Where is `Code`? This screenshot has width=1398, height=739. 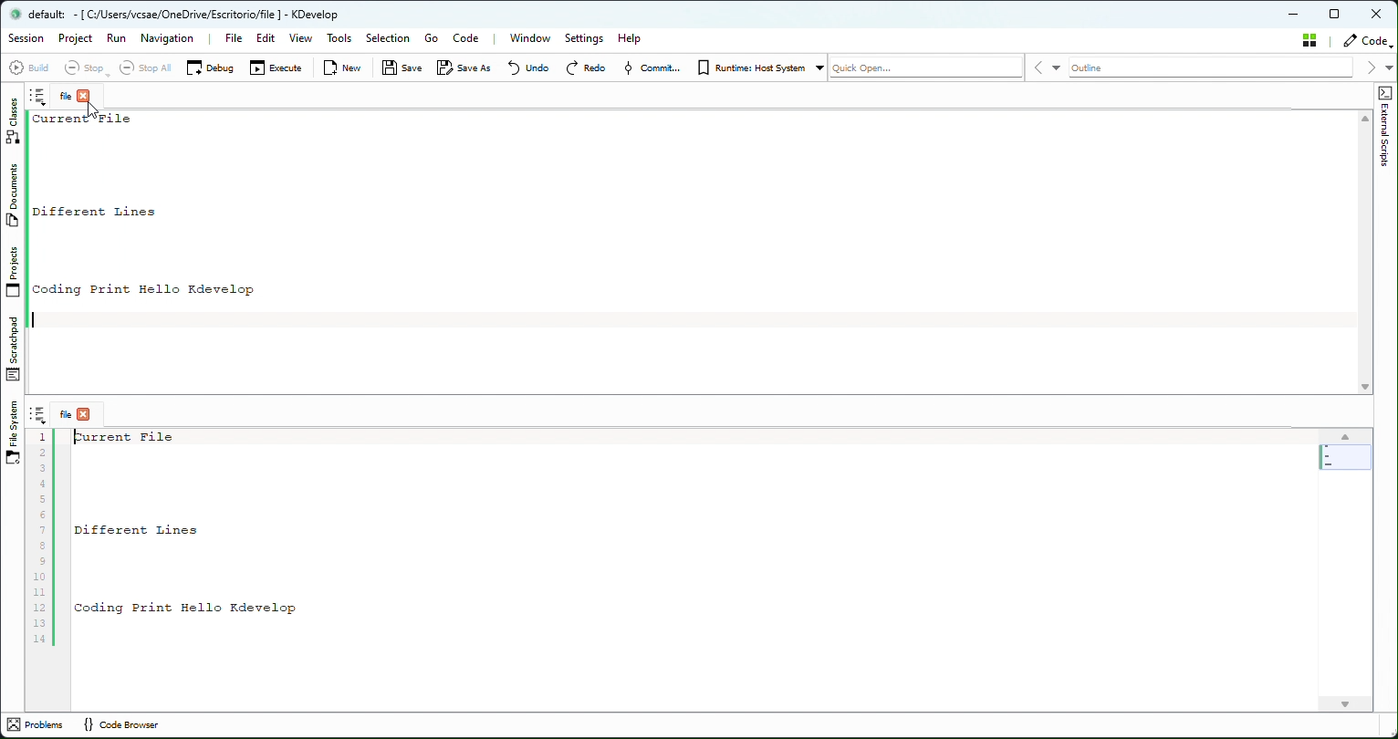
Code is located at coordinates (467, 38).